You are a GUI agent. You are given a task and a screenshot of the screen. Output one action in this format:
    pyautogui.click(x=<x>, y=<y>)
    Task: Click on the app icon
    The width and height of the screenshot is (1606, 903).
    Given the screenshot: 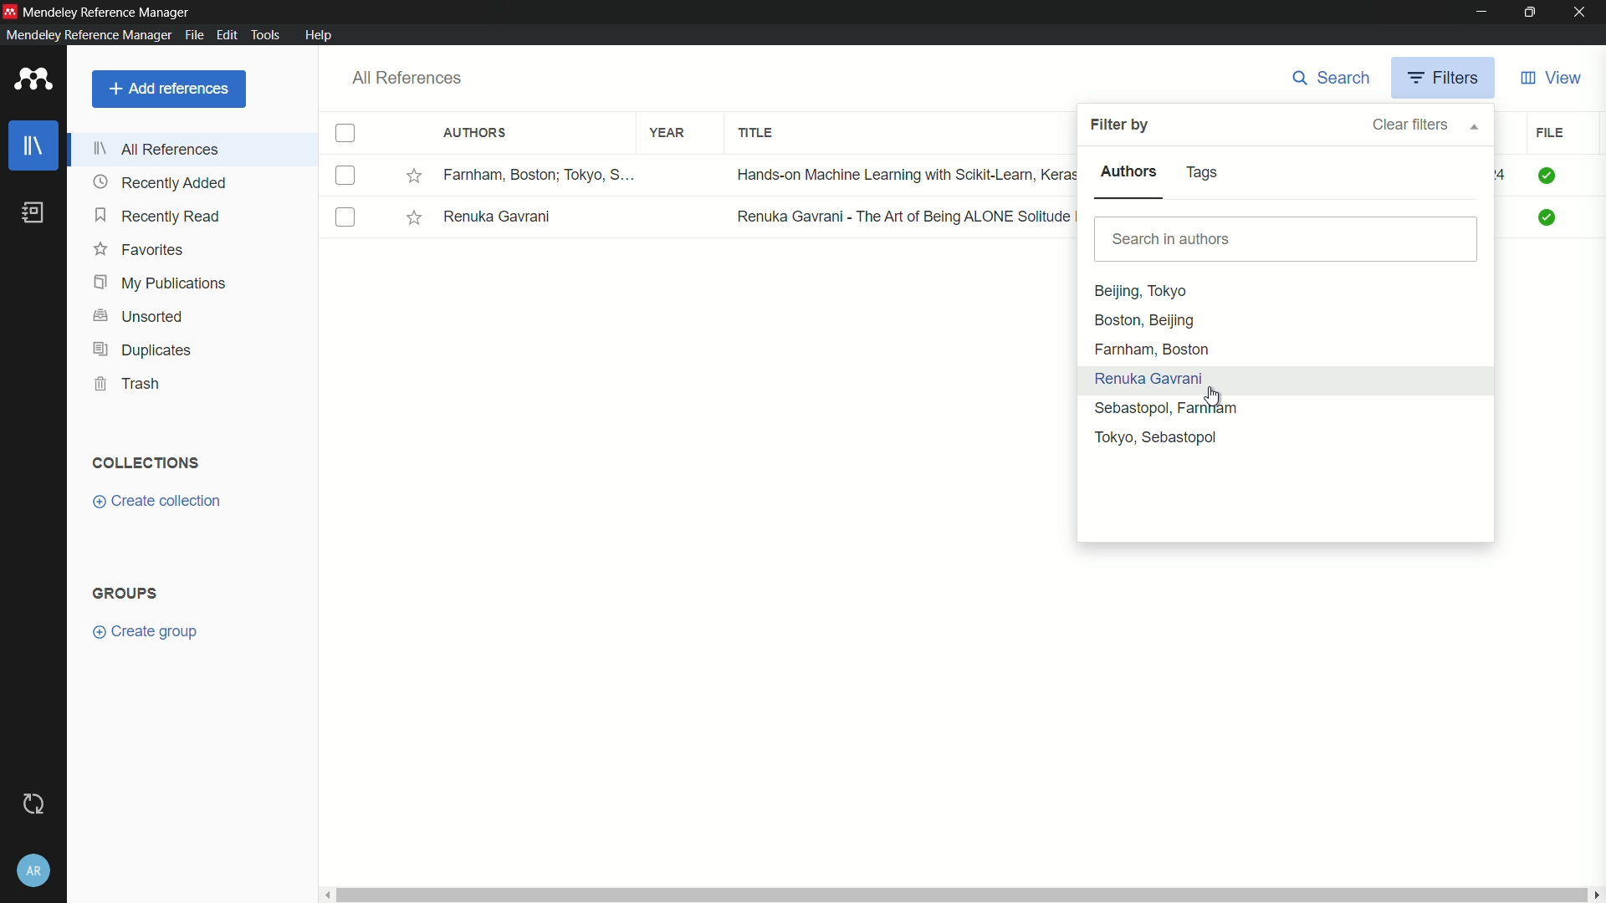 What is the action you would take?
    pyautogui.click(x=36, y=80)
    